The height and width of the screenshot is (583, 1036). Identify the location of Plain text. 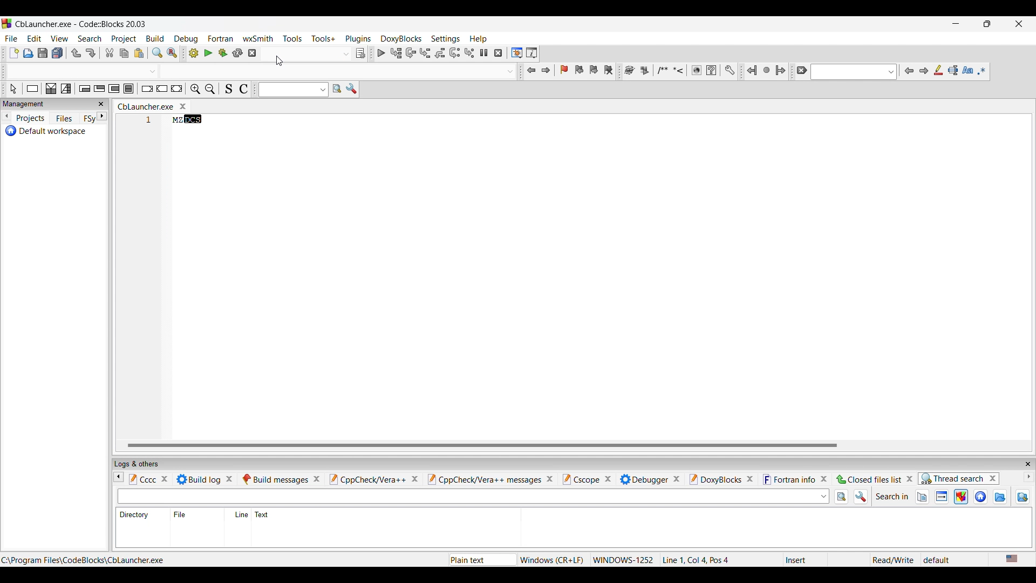
(469, 559).